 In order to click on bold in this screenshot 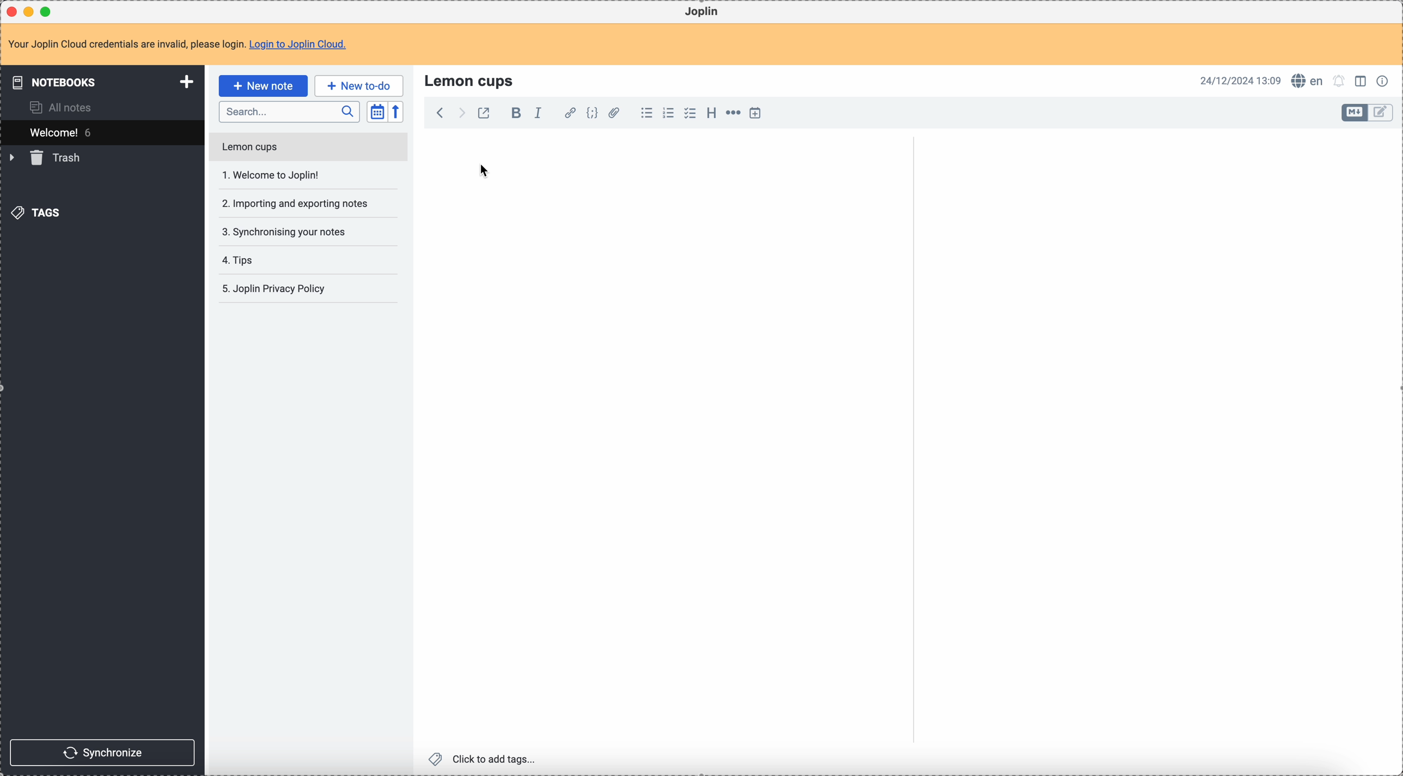, I will do `click(513, 114)`.